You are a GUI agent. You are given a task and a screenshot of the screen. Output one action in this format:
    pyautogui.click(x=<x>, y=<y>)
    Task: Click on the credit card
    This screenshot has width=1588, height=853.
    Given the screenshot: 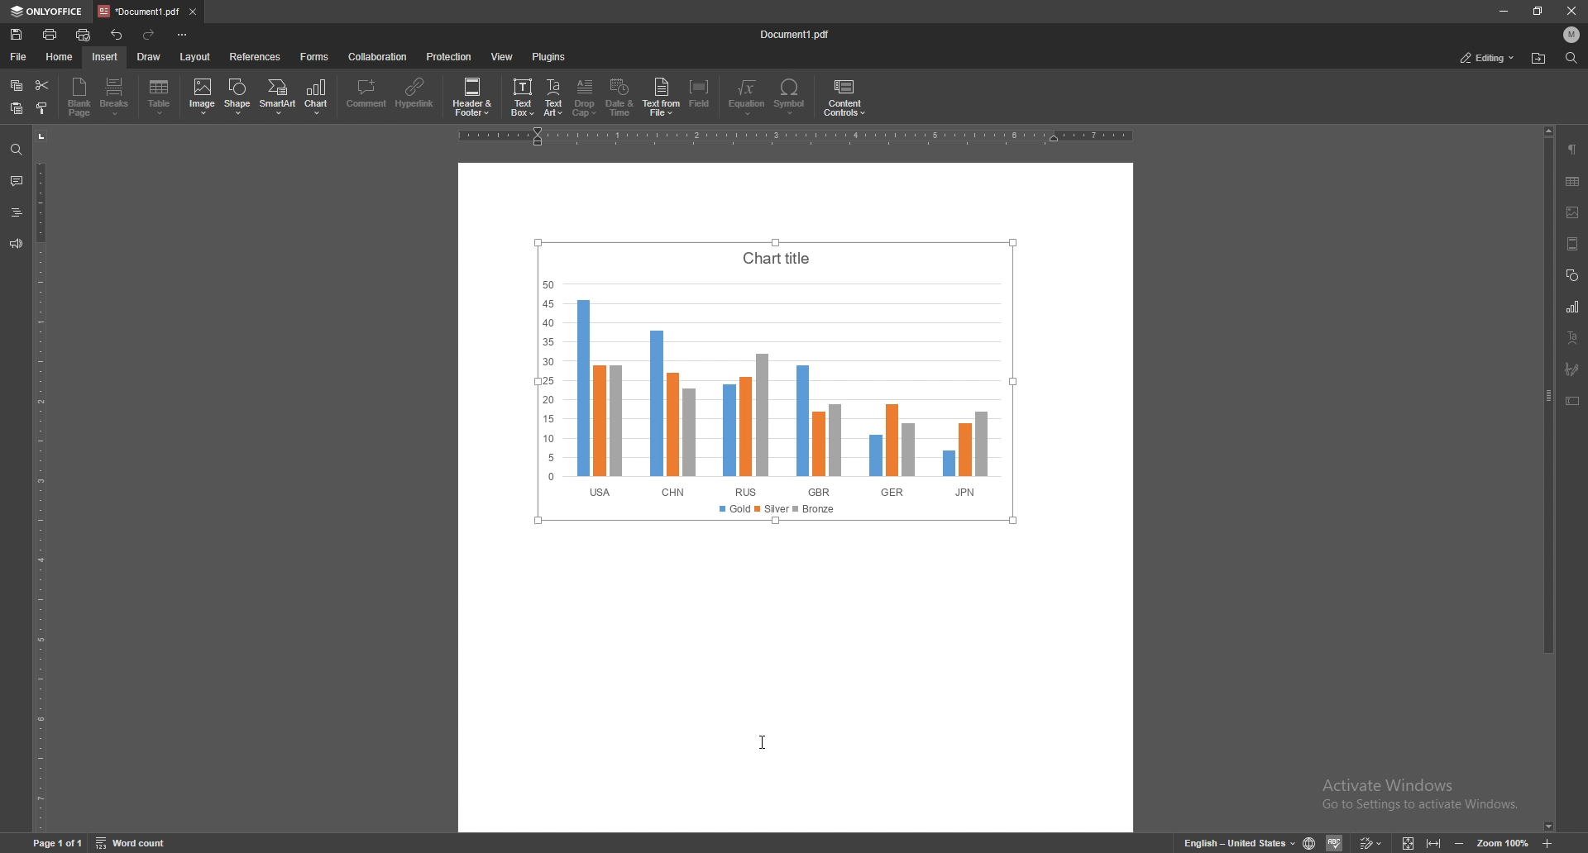 What is the action you would take?
    pyautogui.click(x=520, y=97)
    